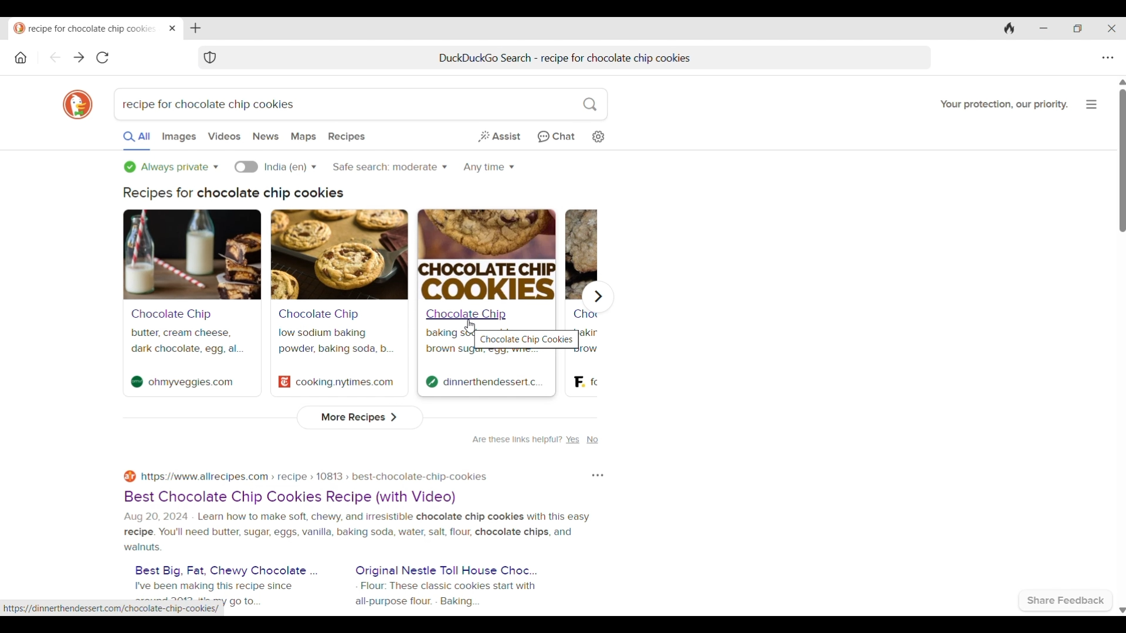 The width and height of the screenshot is (1126, 633). Describe the element at coordinates (1005, 105) in the screenshot. I see `Your protection, our priority.` at that location.